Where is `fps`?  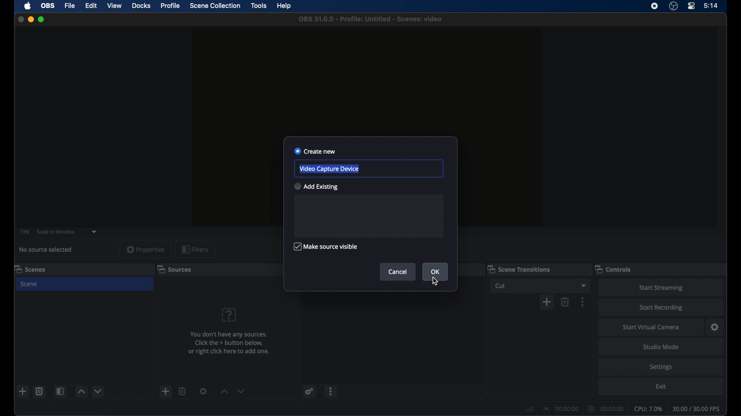 fps is located at coordinates (697, 409).